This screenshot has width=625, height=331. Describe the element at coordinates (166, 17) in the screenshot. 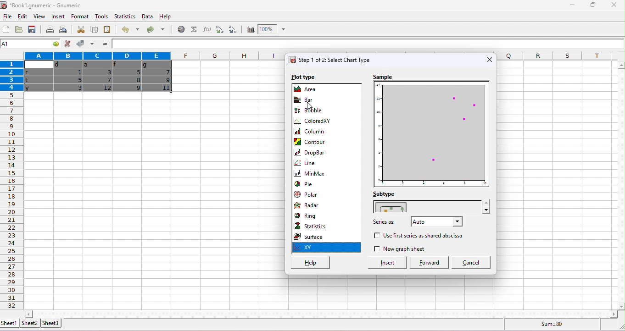

I see `help` at that location.